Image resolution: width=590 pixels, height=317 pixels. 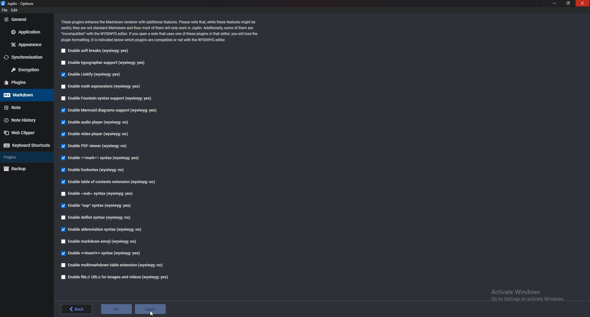 I want to click on Enable sub syntax, so click(x=99, y=194).